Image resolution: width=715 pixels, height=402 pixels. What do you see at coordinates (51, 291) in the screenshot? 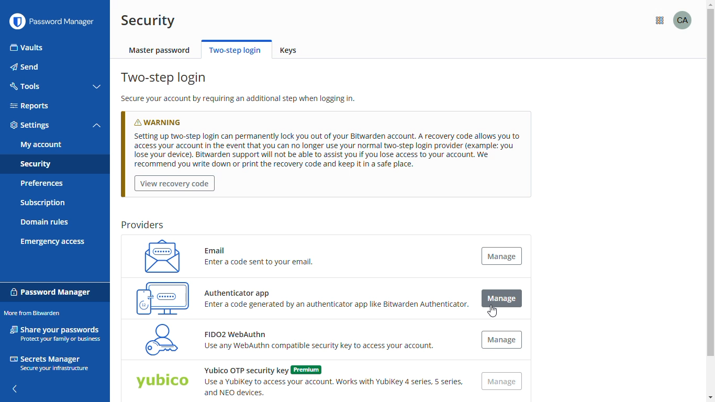
I see `password manager` at bounding box center [51, 291].